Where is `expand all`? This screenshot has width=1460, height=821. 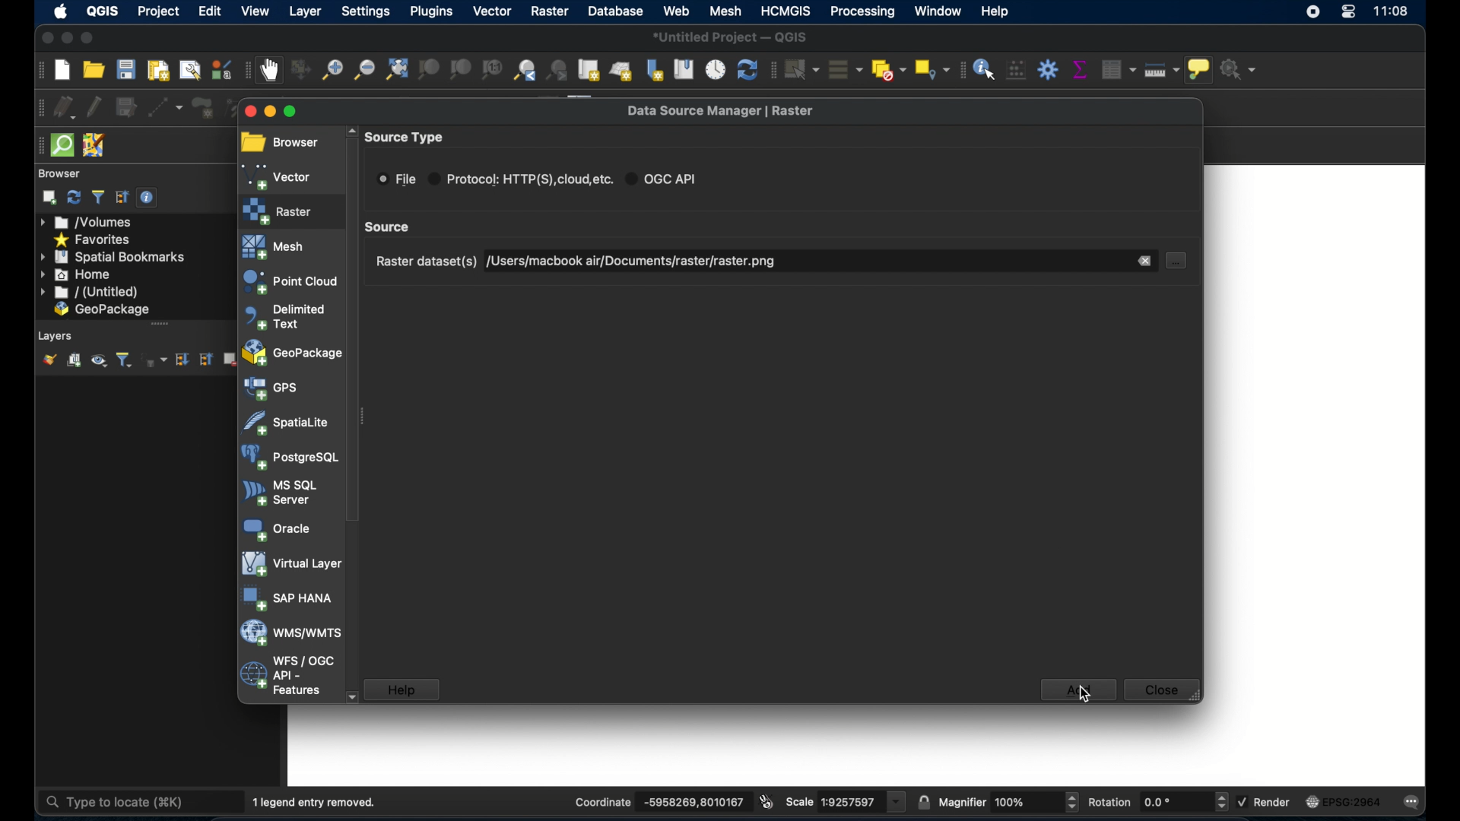
expand all is located at coordinates (183, 360).